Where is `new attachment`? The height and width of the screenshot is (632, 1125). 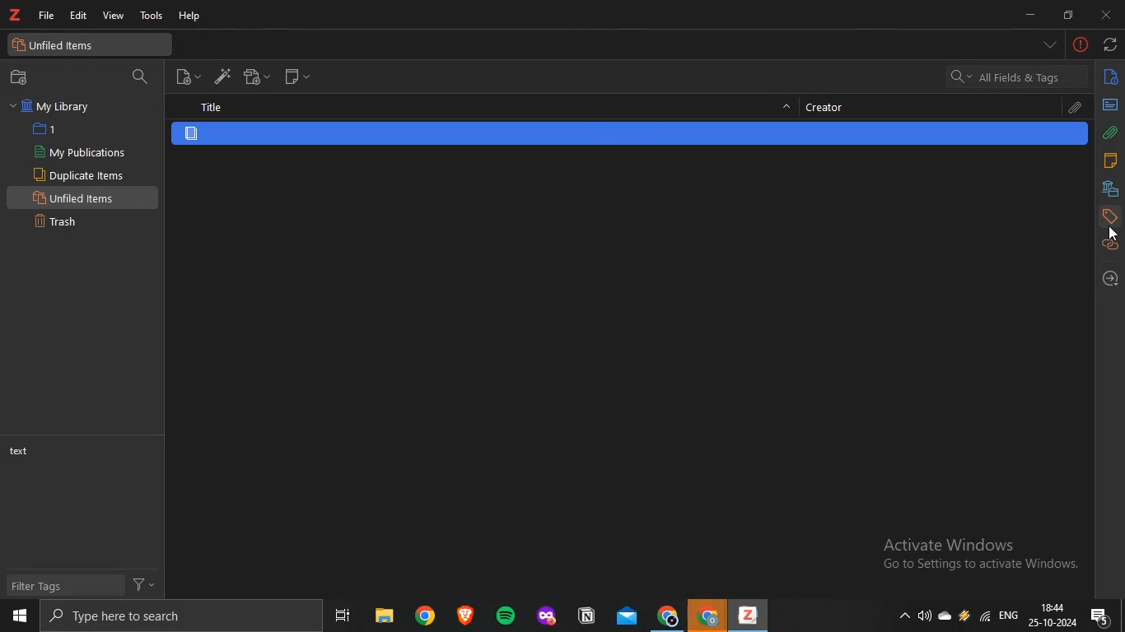 new attachment is located at coordinates (258, 78).